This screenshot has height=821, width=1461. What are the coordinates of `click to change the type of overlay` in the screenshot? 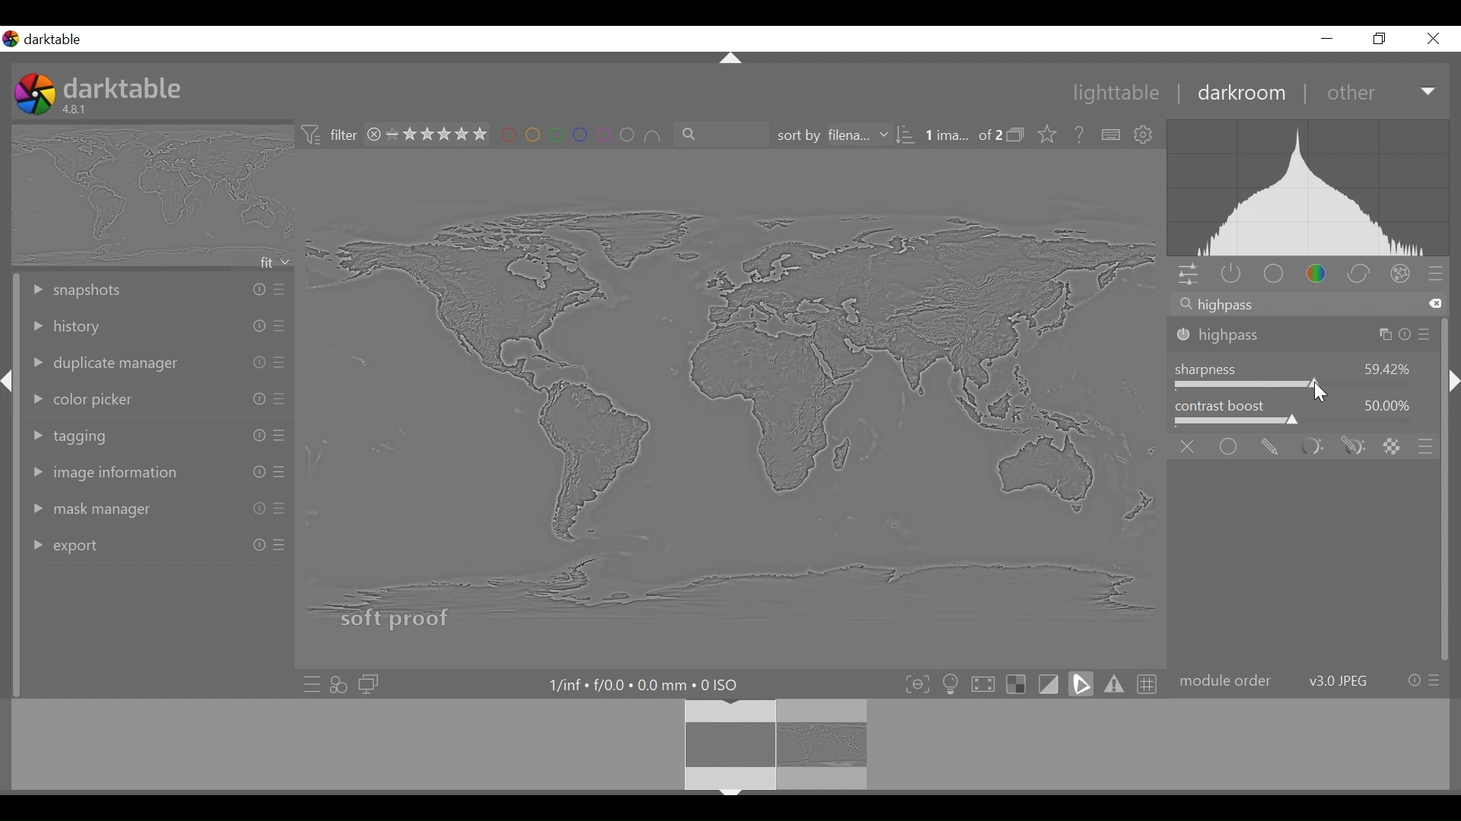 It's located at (1052, 135).